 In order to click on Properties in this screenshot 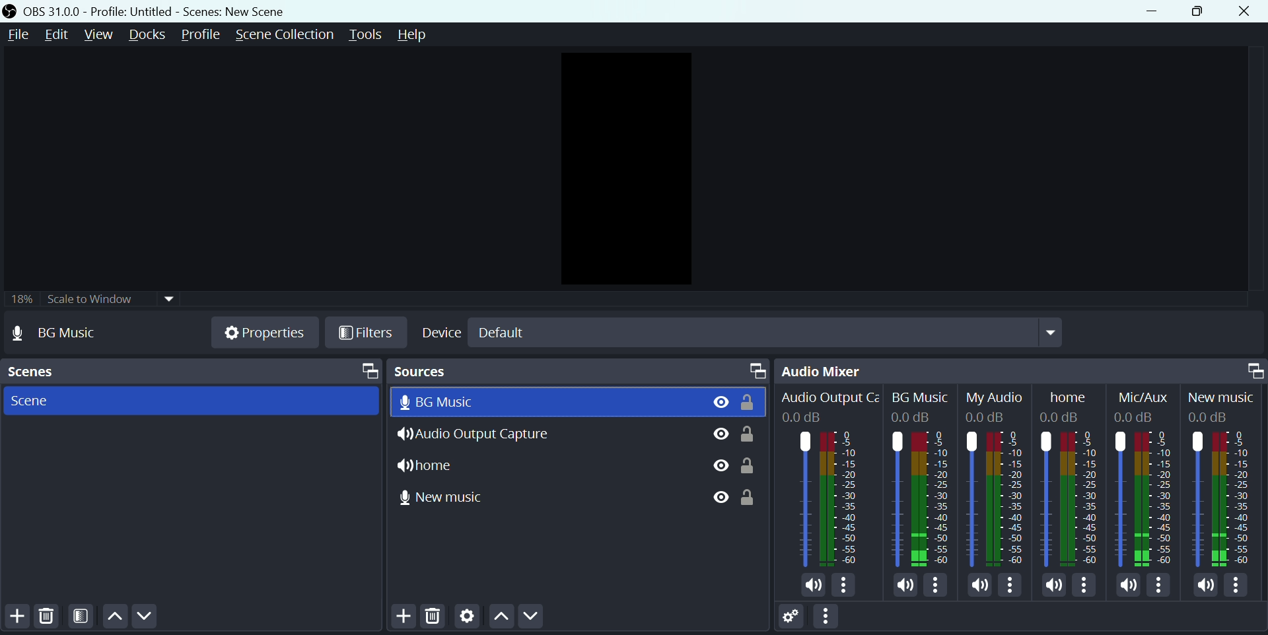, I will do `click(266, 331)`.